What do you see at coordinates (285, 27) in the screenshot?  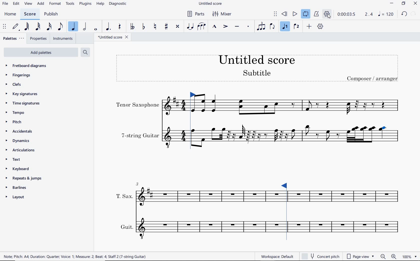 I see `VOICE 1` at bounding box center [285, 27].